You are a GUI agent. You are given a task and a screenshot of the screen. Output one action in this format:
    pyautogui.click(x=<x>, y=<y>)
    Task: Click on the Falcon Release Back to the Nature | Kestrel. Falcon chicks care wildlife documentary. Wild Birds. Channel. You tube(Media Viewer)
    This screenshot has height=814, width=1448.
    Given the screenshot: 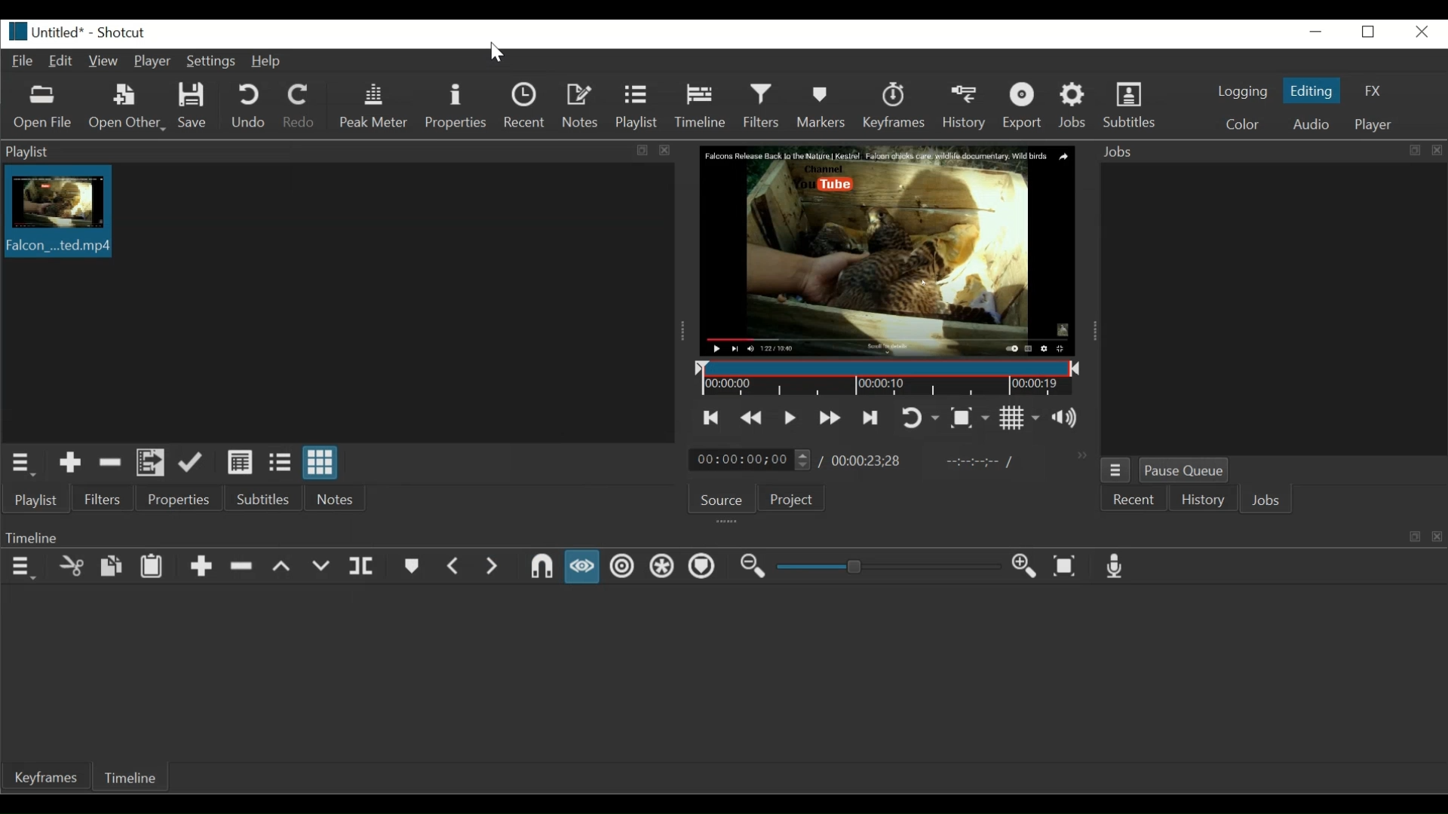 What is the action you would take?
    pyautogui.click(x=888, y=250)
    